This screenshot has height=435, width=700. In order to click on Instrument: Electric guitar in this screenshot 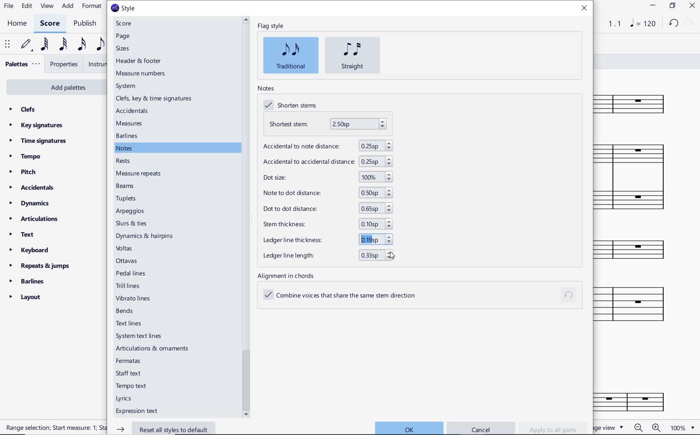, I will do `click(640, 304)`.